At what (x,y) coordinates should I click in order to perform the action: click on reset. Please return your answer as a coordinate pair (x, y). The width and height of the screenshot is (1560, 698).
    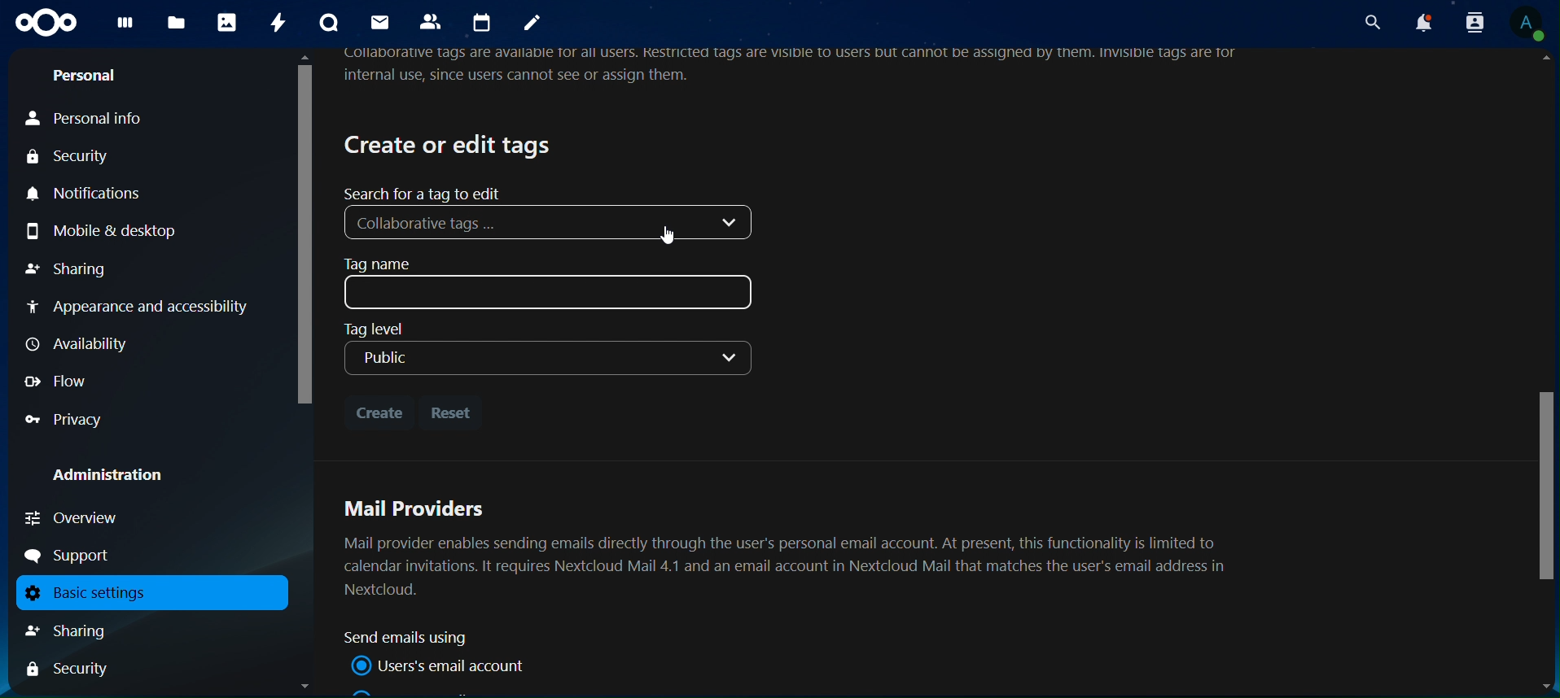
    Looking at the image, I should click on (454, 412).